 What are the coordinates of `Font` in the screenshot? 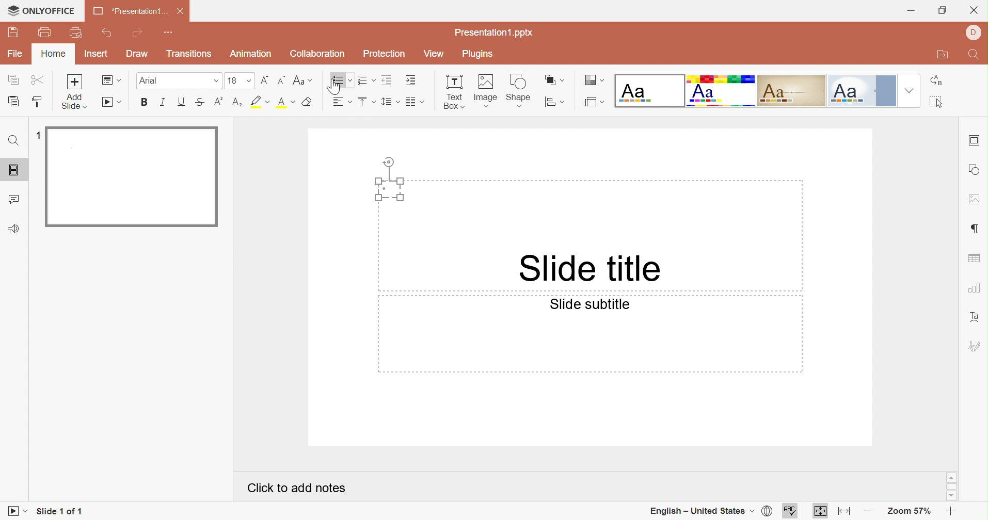 It's located at (151, 81).